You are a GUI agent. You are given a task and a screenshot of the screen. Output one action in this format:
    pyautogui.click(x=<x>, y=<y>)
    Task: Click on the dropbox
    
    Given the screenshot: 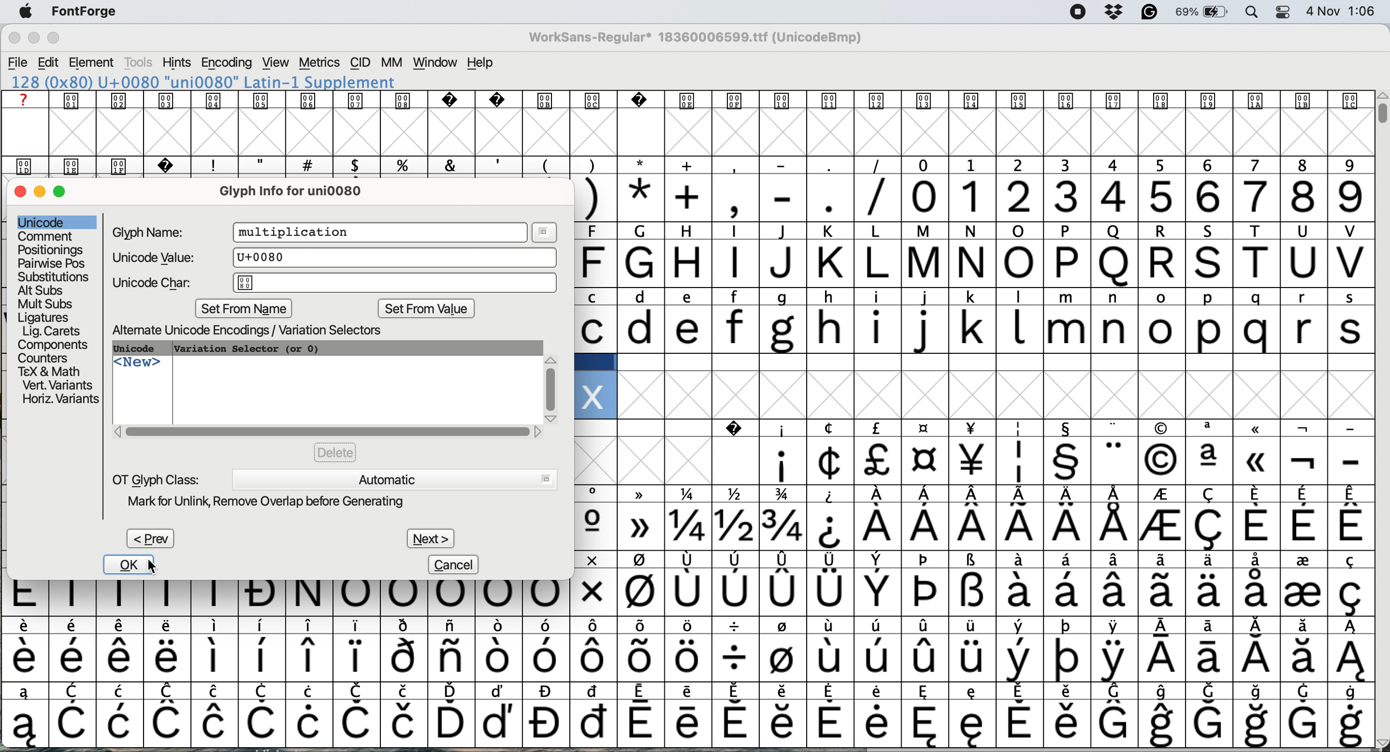 What is the action you would take?
    pyautogui.click(x=1113, y=12)
    